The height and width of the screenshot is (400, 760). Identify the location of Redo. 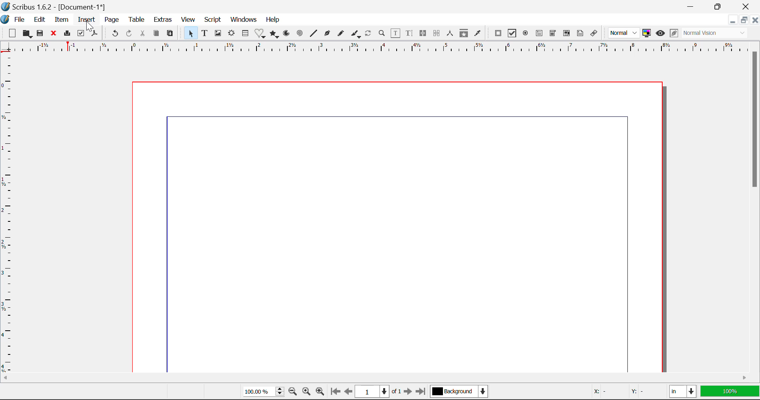
(129, 33).